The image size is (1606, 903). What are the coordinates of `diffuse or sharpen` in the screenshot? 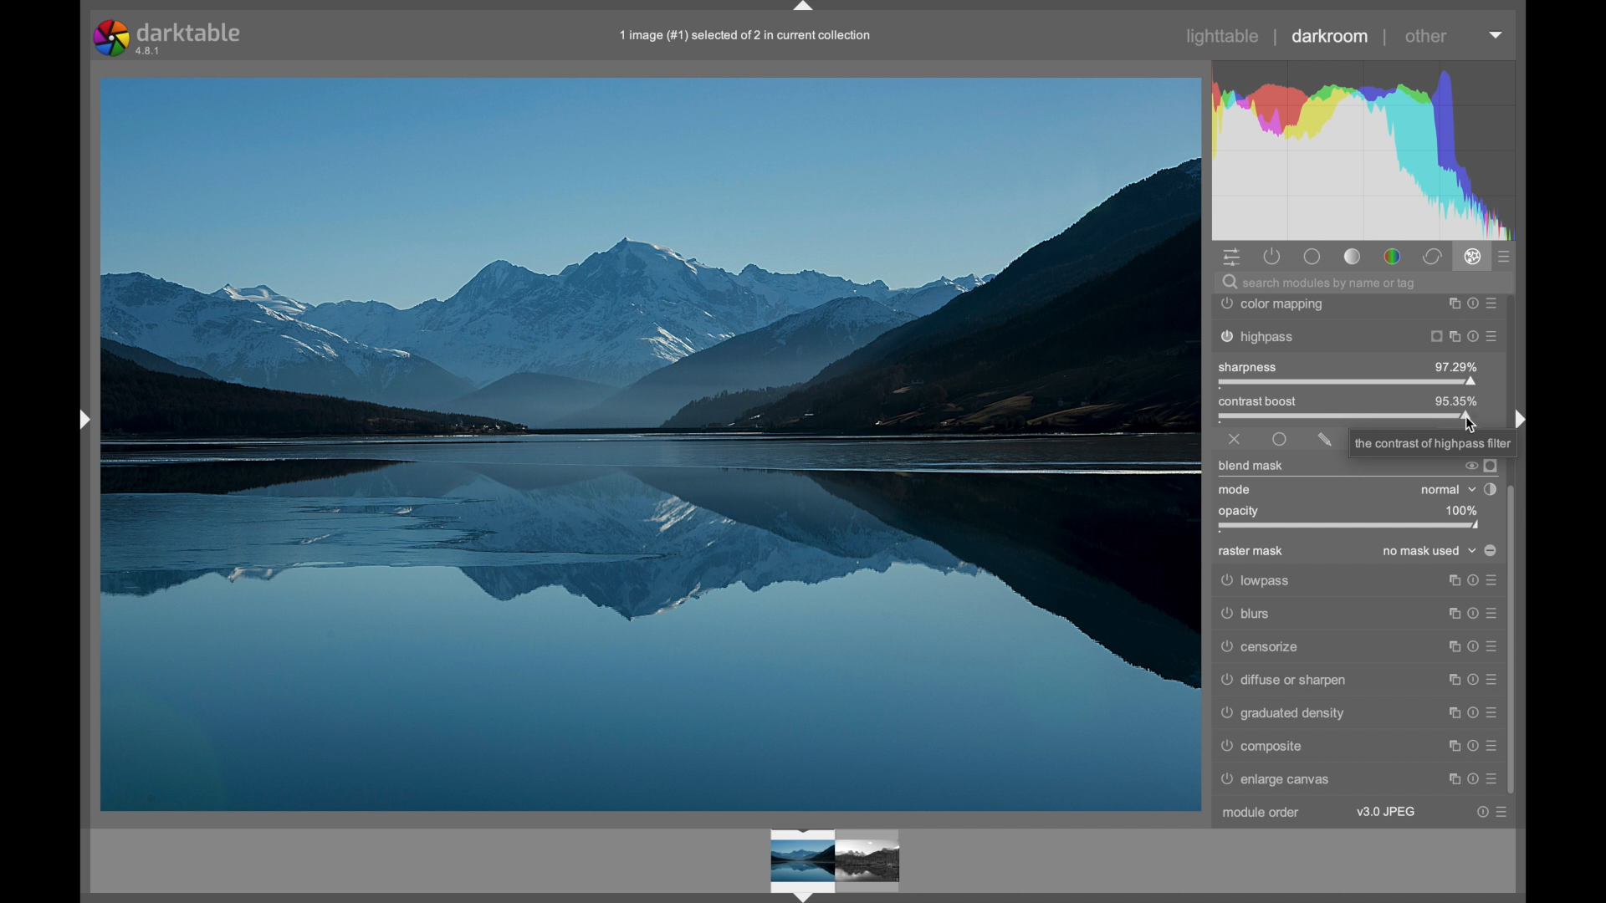 It's located at (1358, 679).